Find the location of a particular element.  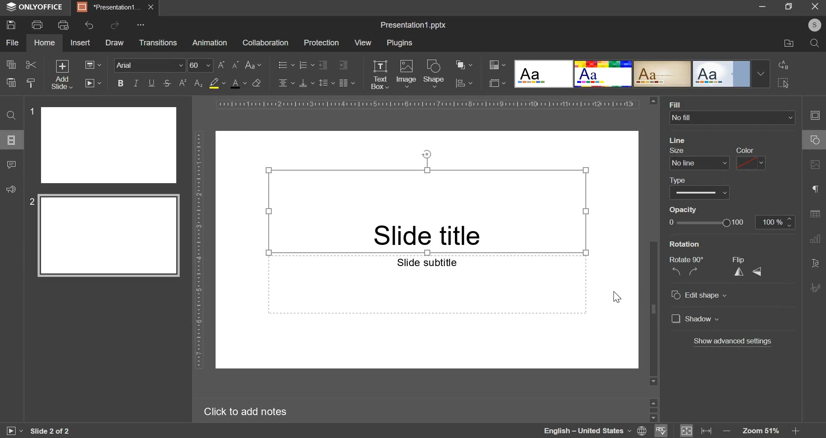

vertical scale is located at coordinates (199, 249).